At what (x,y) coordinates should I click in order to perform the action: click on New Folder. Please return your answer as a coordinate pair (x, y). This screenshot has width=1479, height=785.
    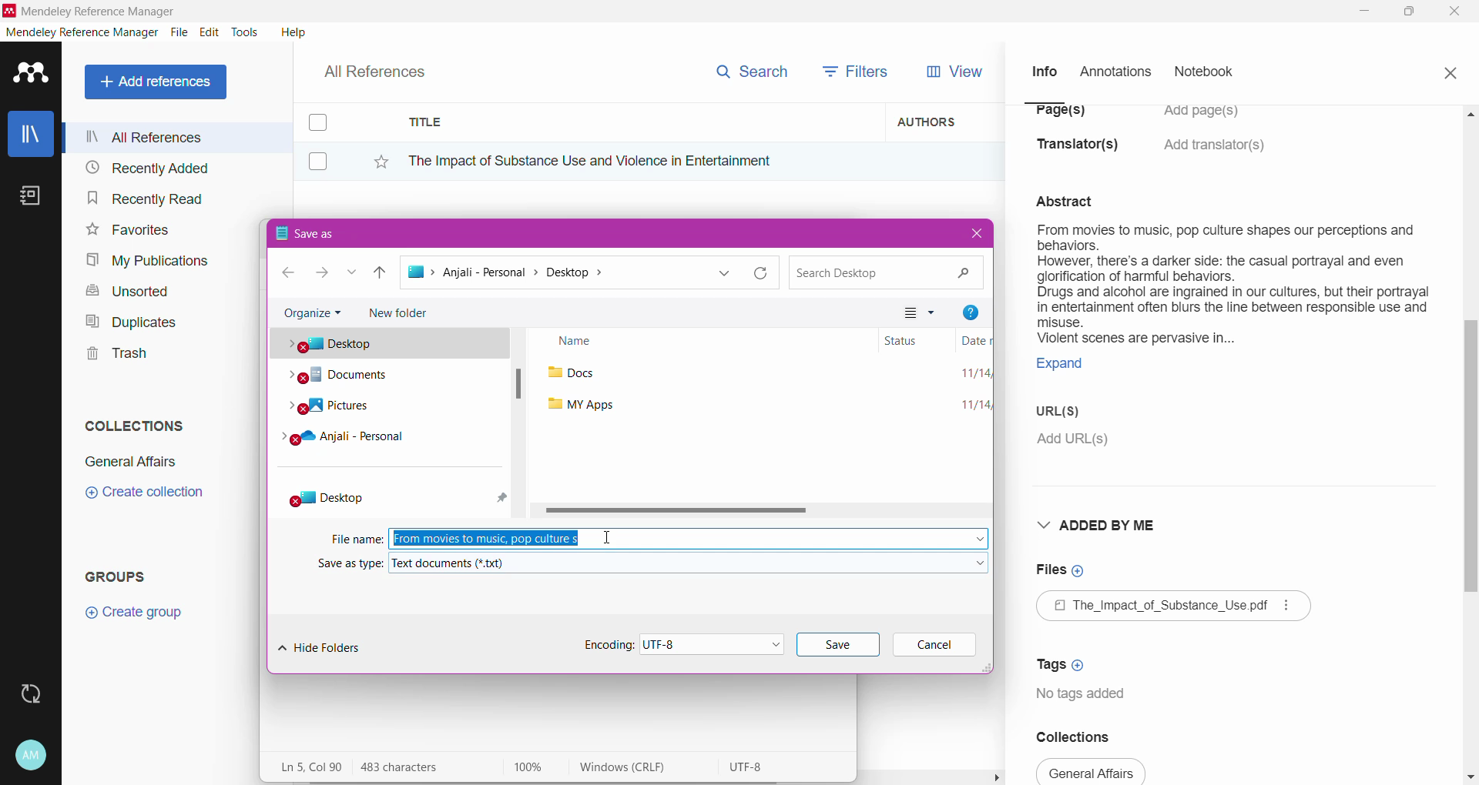
    Looking at the image, I should click on (405, 315).